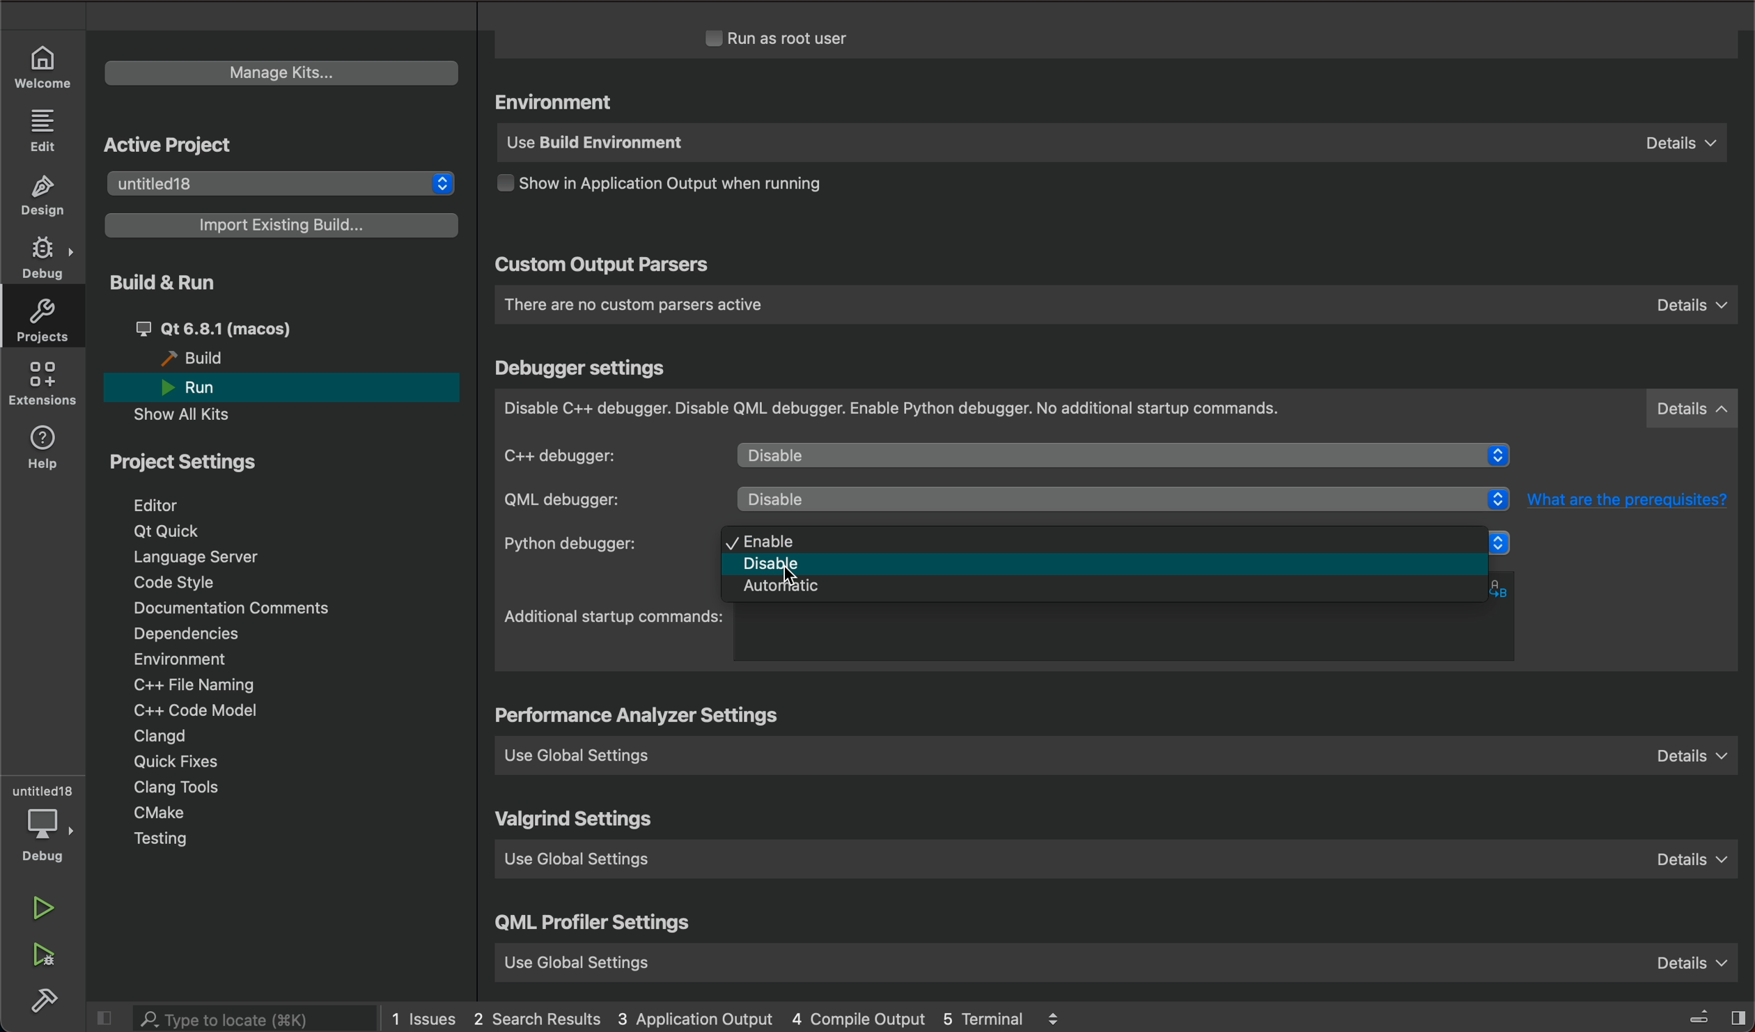  What do you see at coordinates (615, 617) in the screenshot?
I see `startup ` at bounding box center [615, 617].